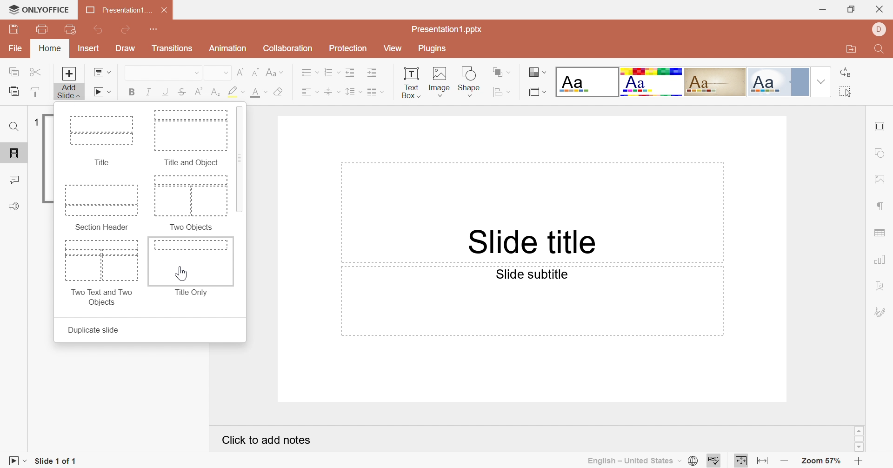 The image size is (893, 468). Describe the element at coordinates (856, 461) in the screenshot. I see `Zoom in` at that location.